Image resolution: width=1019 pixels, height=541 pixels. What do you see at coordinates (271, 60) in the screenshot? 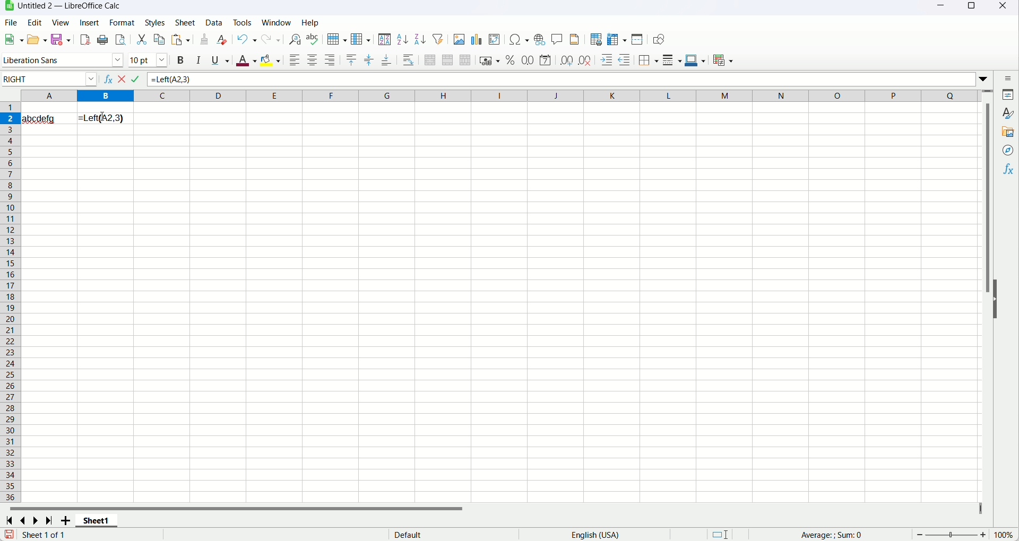
I see `background color` at bounding box center [271, 60].